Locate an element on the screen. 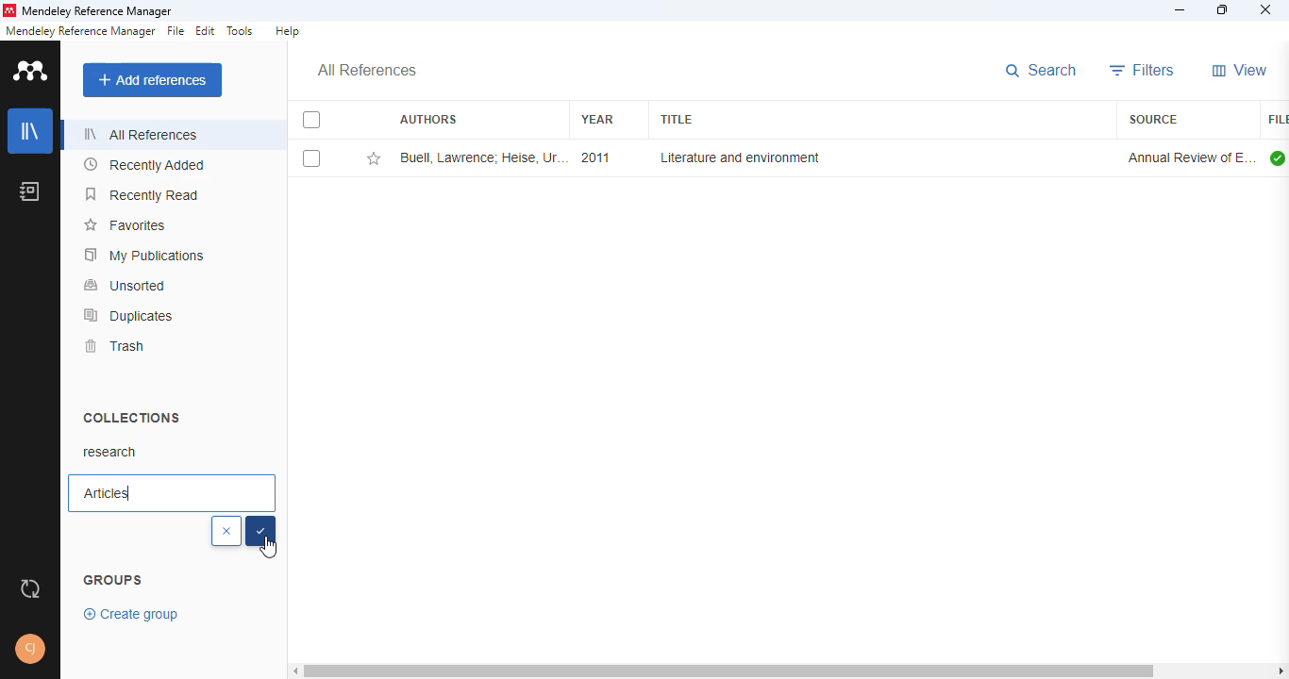  maximize is located at coordinates (1224, 9).